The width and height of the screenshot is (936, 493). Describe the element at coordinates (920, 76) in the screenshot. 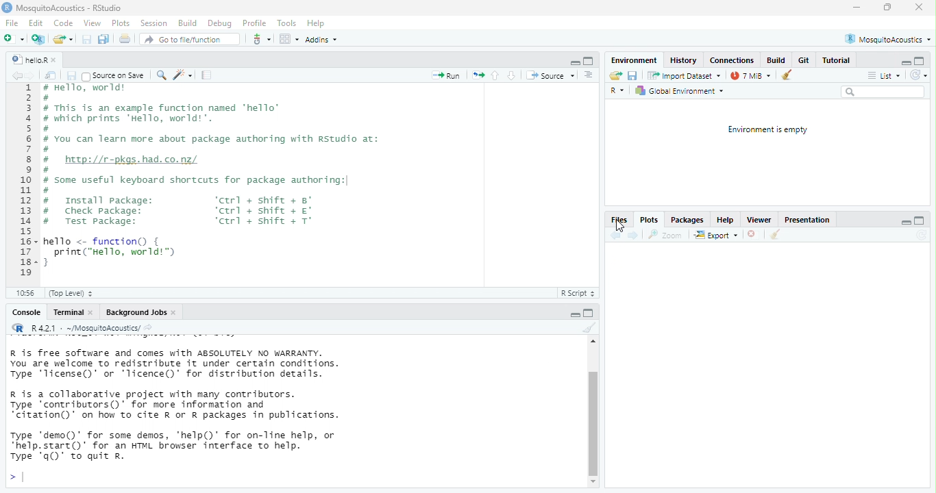

I see `refresh` at that location.